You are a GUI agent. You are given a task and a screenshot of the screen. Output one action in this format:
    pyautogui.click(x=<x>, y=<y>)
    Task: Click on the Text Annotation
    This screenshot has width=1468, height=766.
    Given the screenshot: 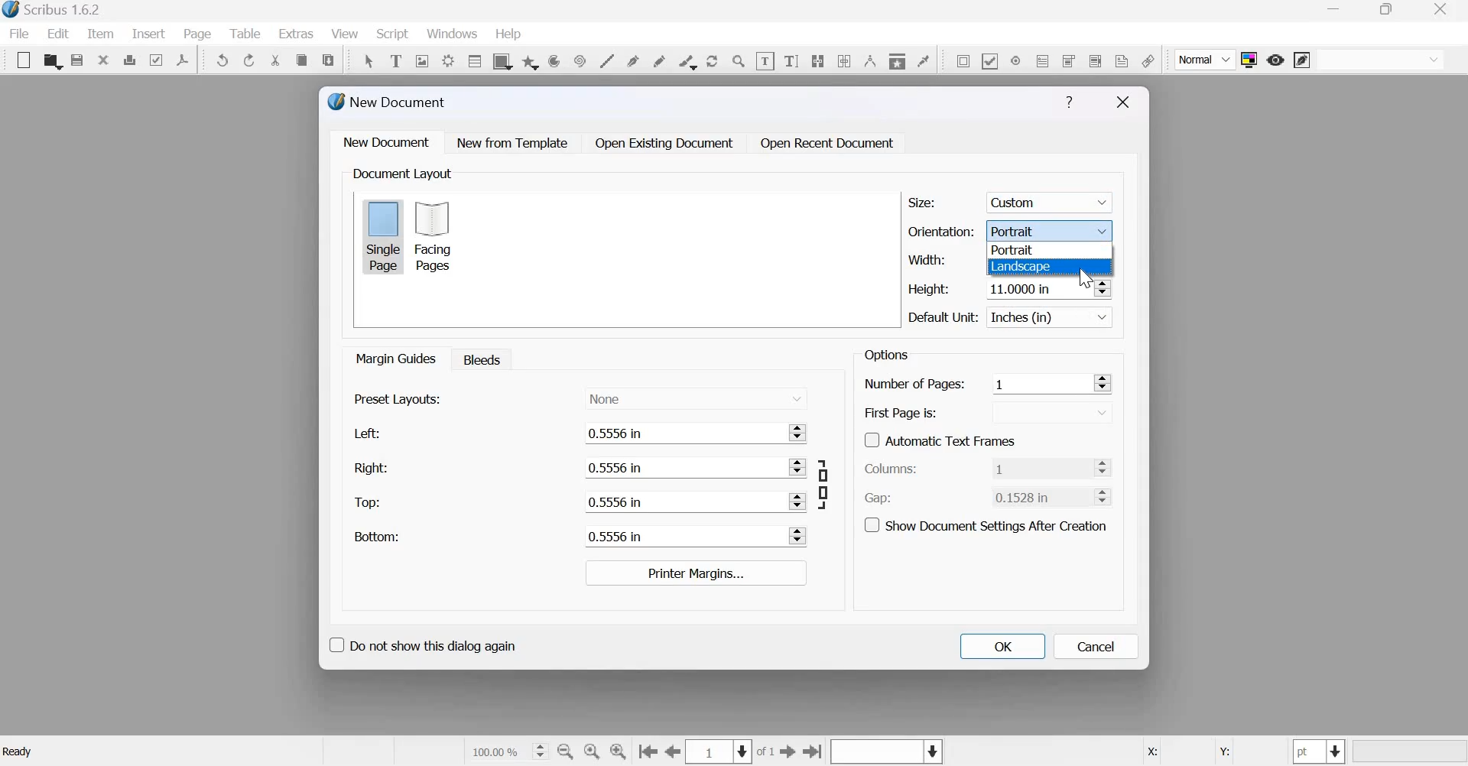 What is the action you would take?
    pyautogui.click(x=1122, y=60)
    